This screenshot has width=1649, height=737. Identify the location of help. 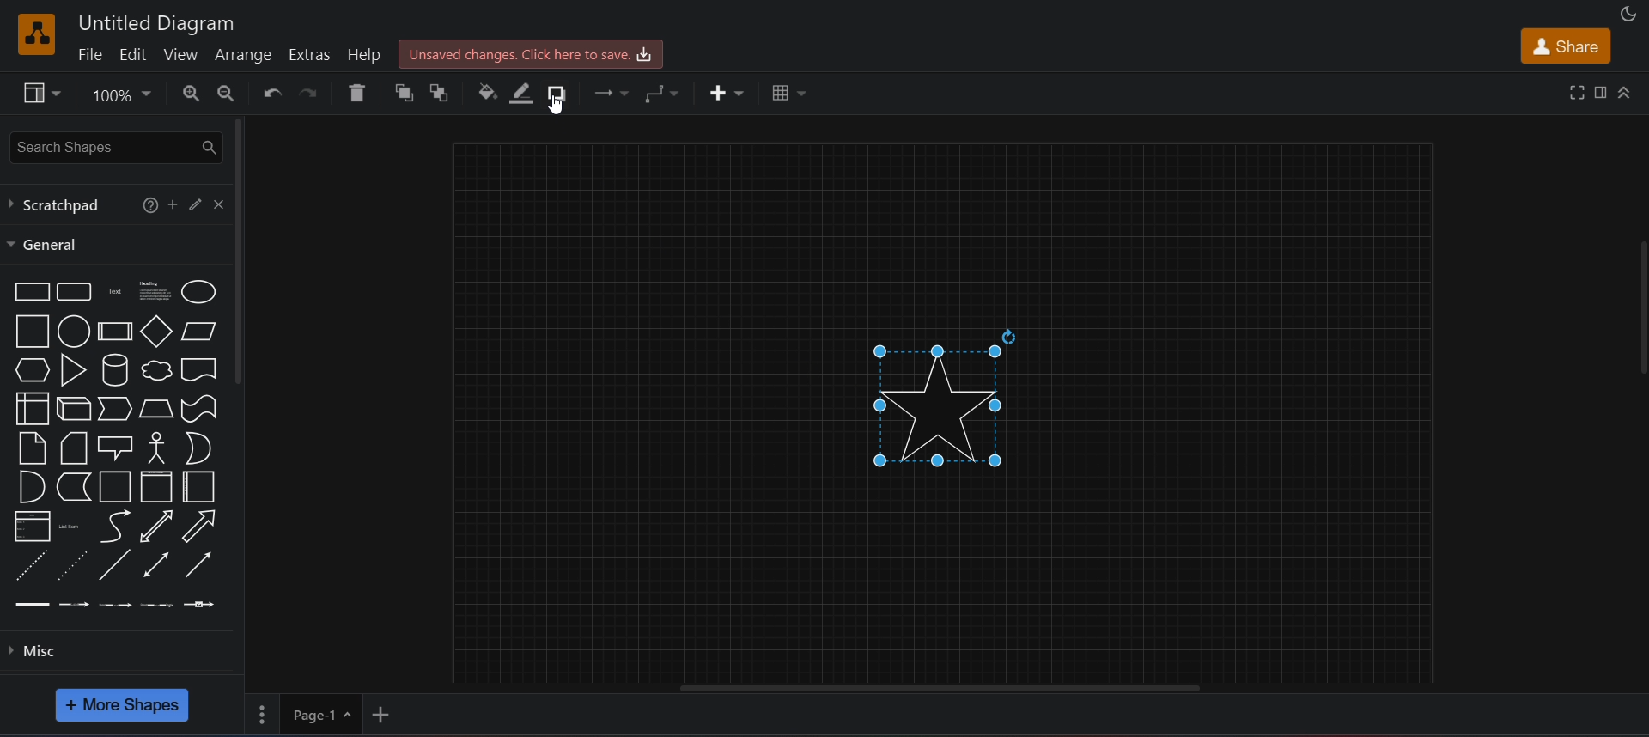
(366, 52).